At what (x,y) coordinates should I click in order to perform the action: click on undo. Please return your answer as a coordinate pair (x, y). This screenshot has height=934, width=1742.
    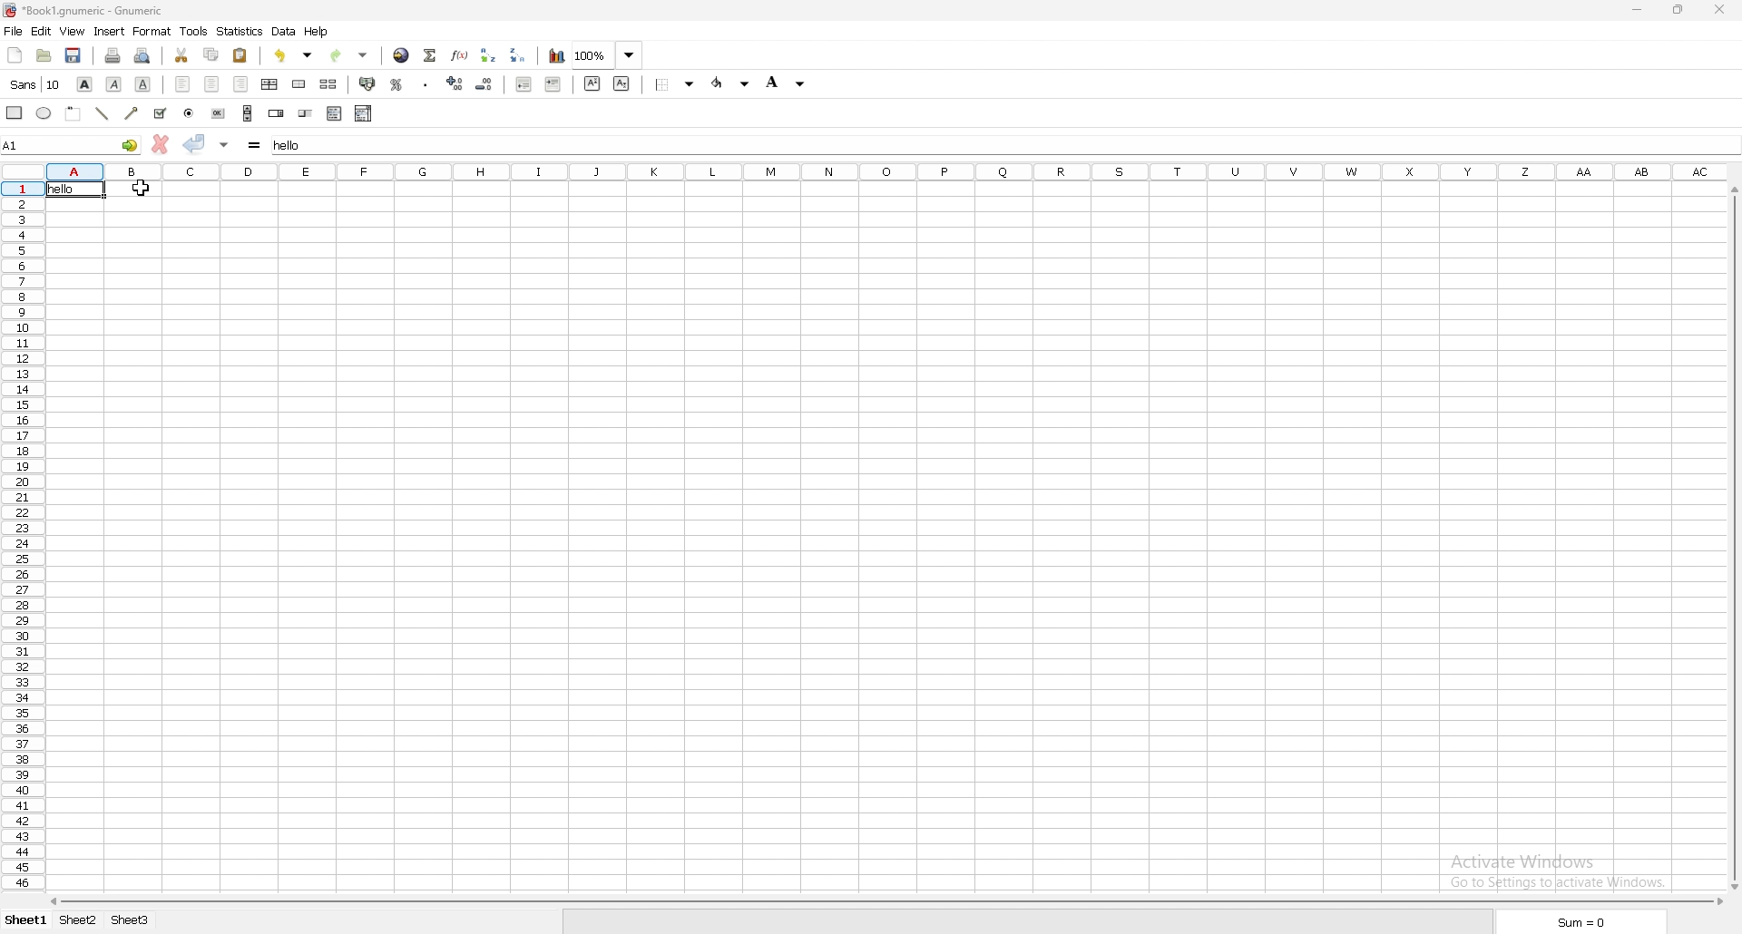
    Looking at the image, I should click on (294, 55).